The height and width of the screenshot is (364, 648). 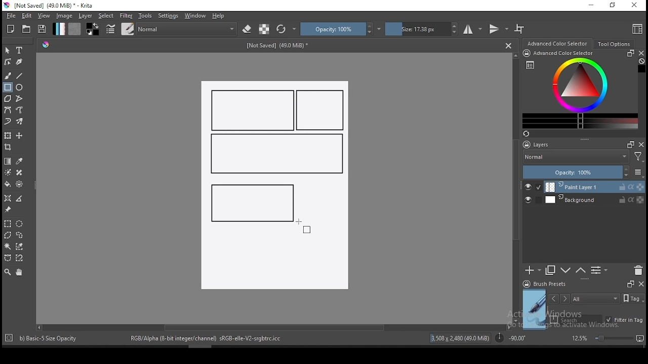 I want to click on image, so click(x=64, y=16).